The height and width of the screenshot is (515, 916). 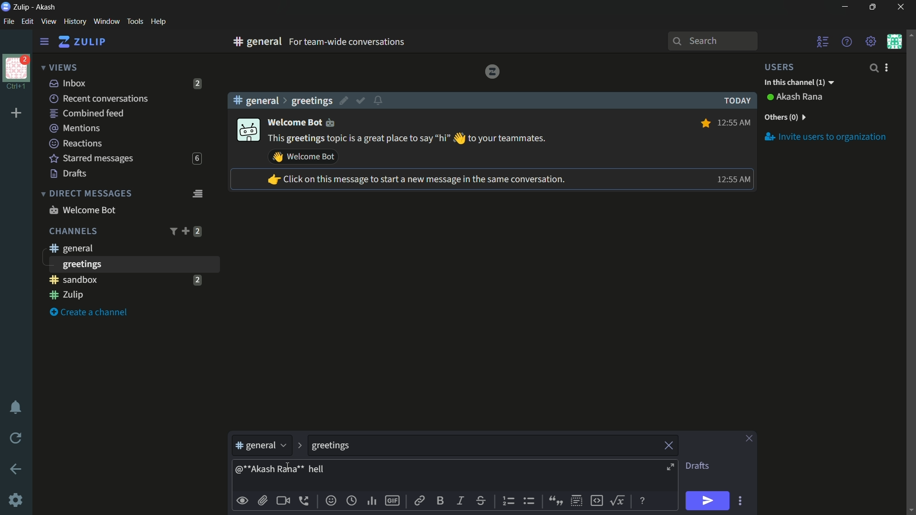 I want to click on configure topic notifications, so click(x=380, y=100).